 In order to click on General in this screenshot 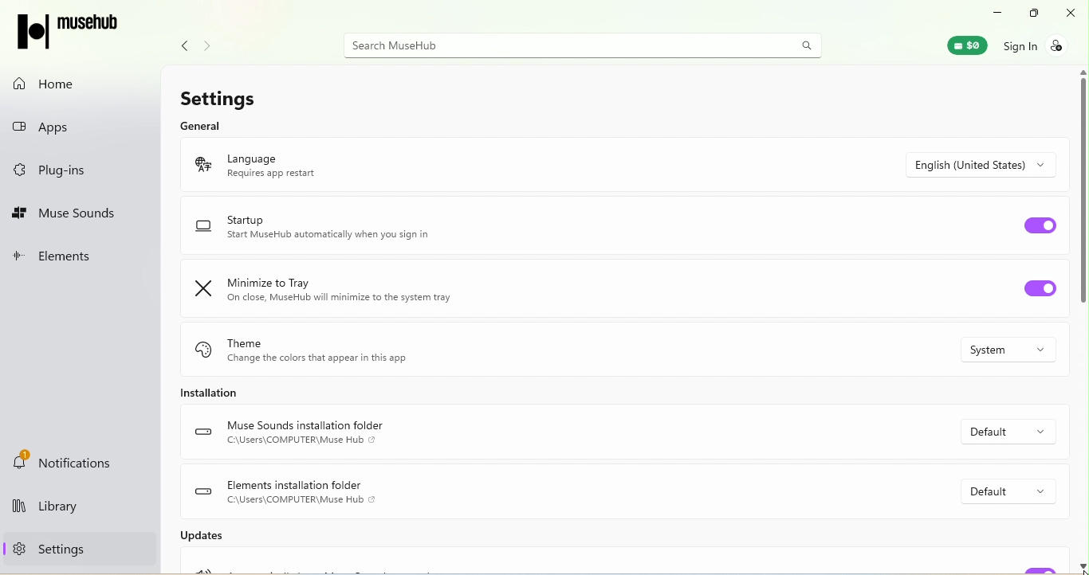, I will do `click(213, 124)`.